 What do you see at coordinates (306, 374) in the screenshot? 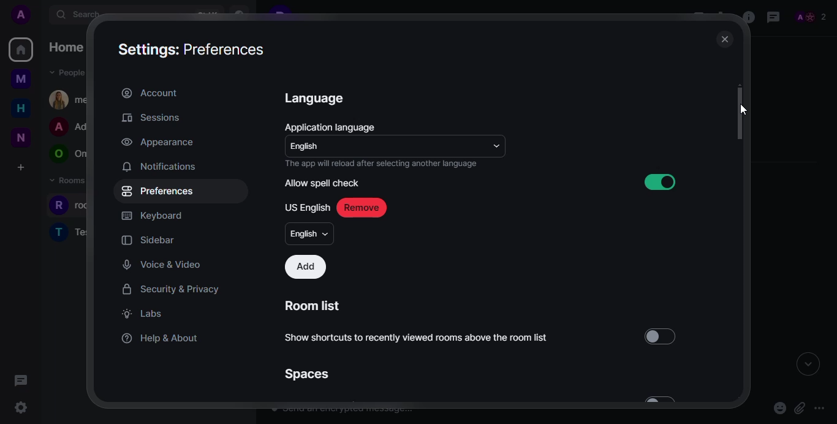
I see `spaces` at bounding box center [306, 374].